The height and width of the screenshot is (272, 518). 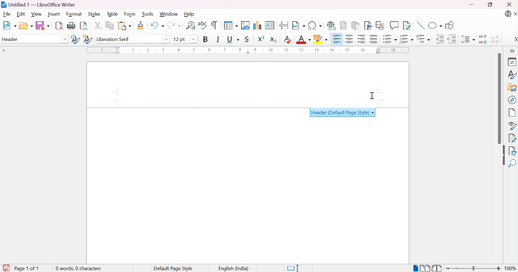 I want to click on Style inspector, so click(x=513, y=126).